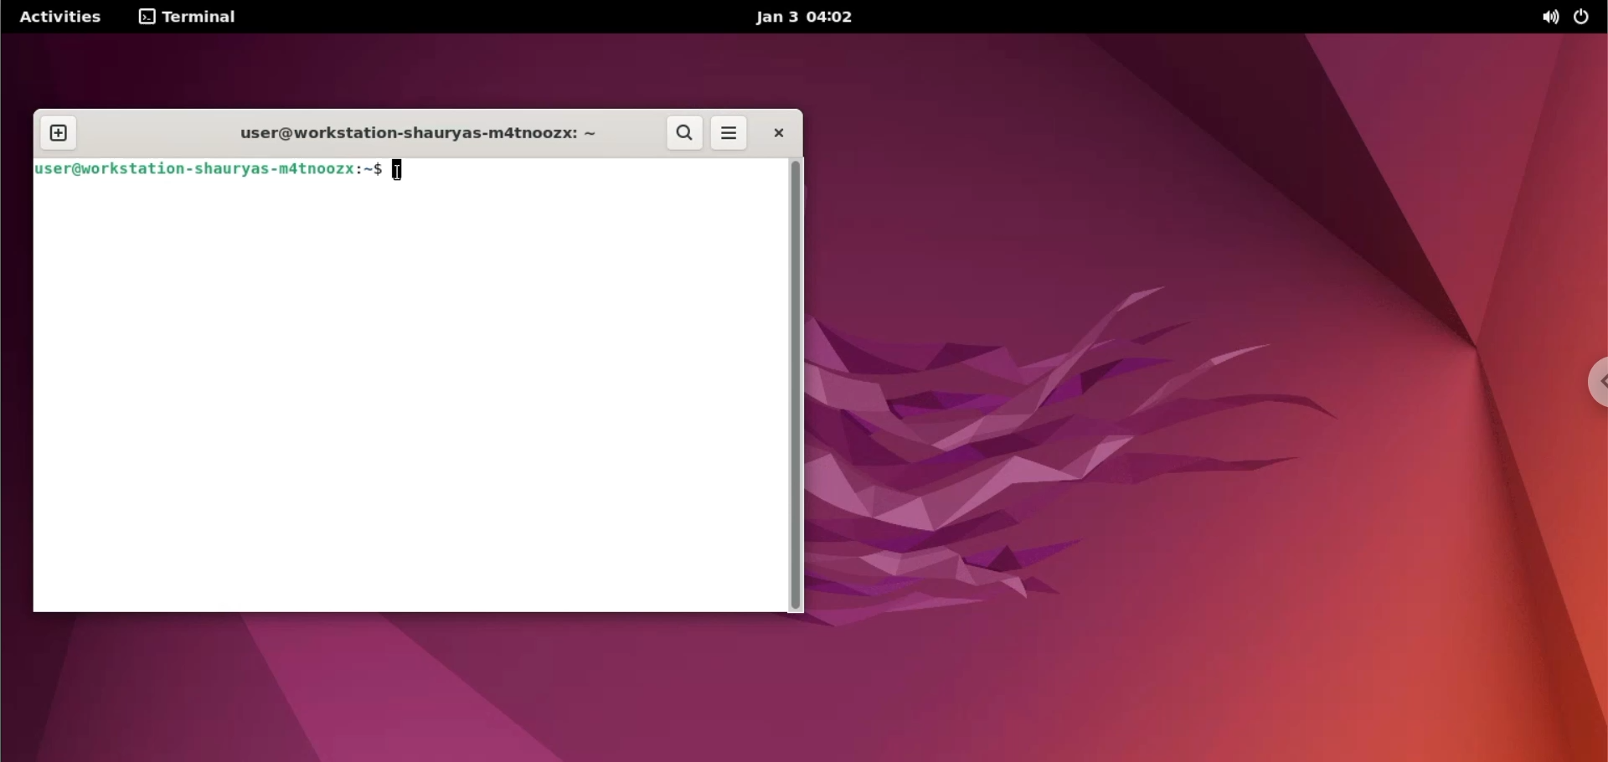 Image resolution: width=1608 pixels, height=762 pixels. Describe the element at coordinates (59, 18) in the screenshot. I see `Activities` at that location.